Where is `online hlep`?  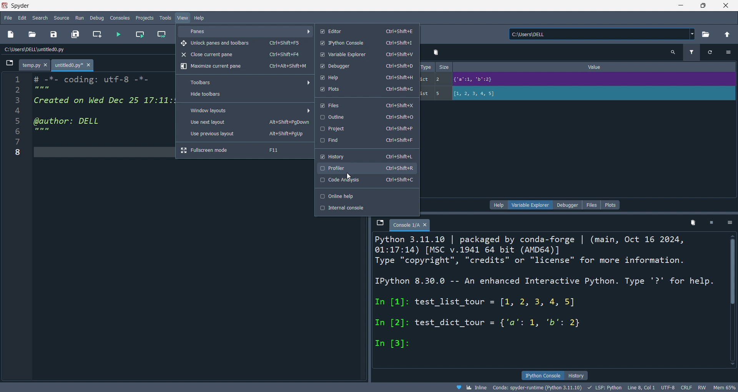 online hlep is located at coordinates (366, 196).